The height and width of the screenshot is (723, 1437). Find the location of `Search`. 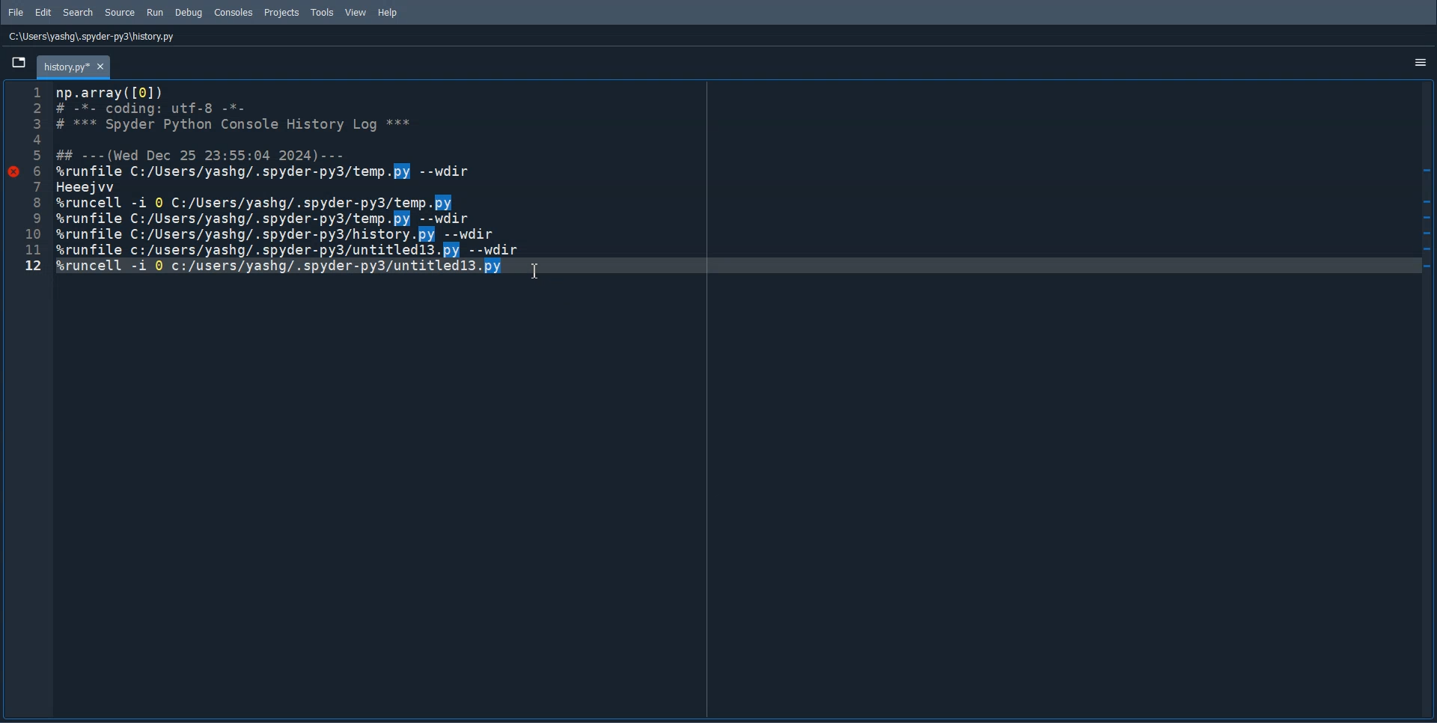

Search is located at coordinates (78, 12).